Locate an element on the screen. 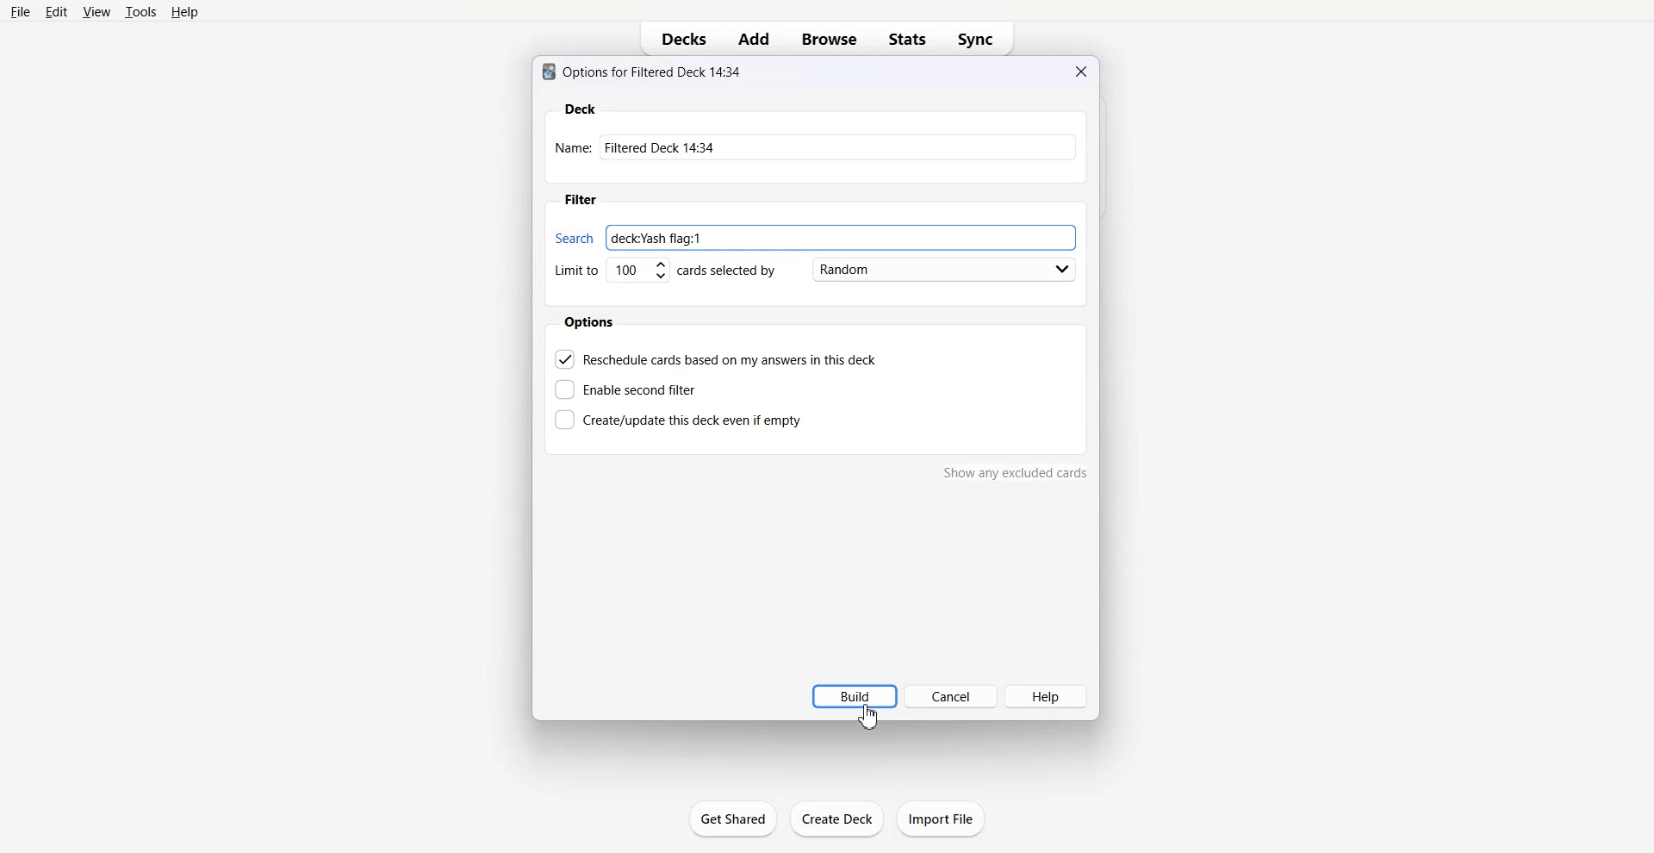 Image resolution: width=1654 pixels, height=853 pixels. Search is located at coordinates (575, 239).